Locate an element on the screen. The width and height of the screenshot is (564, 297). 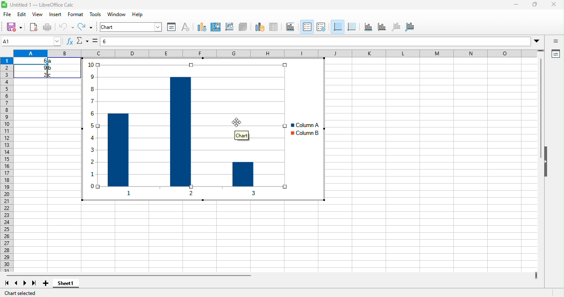
chart  is located at coordinates (130, 27).